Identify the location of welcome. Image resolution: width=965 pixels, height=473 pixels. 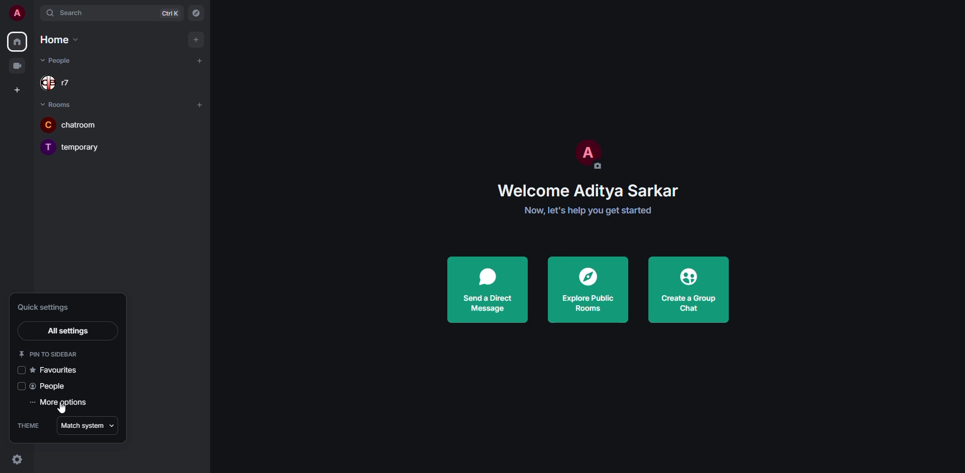
(593, 190).